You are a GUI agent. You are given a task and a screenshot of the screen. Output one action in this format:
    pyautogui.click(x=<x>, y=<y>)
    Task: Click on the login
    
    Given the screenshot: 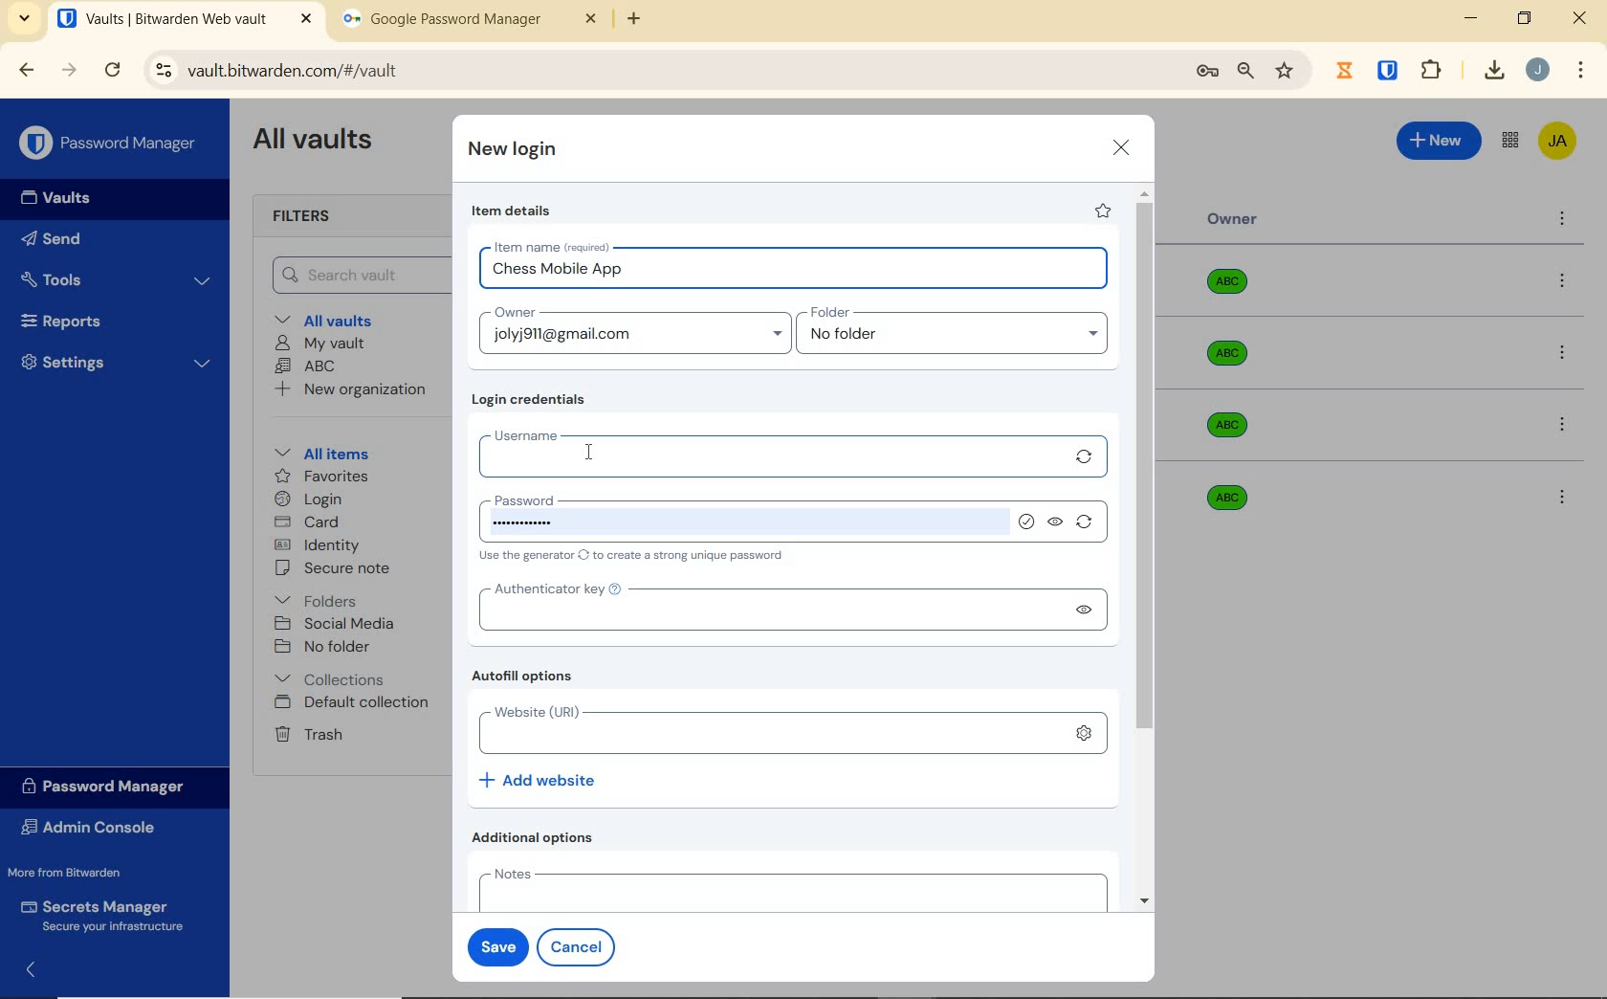 What is the action you would take?
    pyautogui.click(x=308, y=500)
    